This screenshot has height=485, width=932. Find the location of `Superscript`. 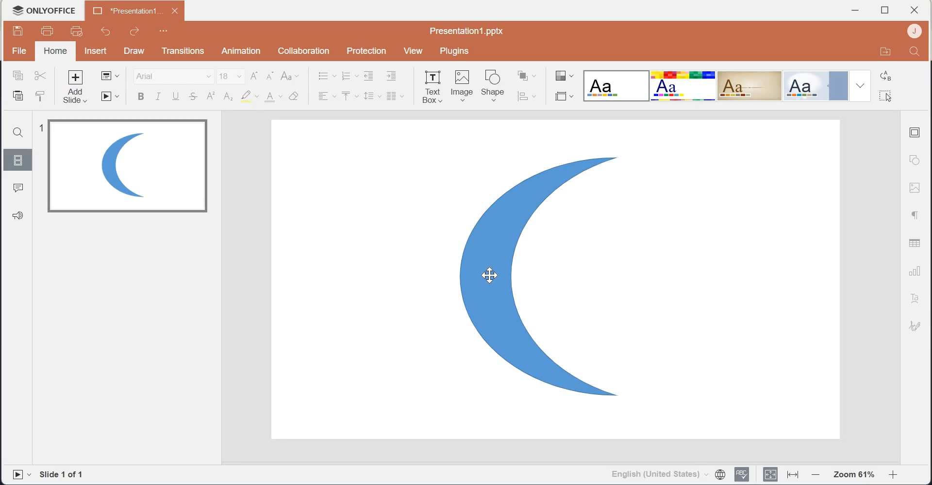

Superscript is located at coordinates (210, 97).